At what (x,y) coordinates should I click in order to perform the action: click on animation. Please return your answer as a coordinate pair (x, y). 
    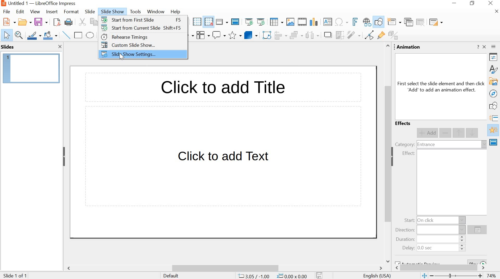
    Looking at the image, I should click on (494, 130).